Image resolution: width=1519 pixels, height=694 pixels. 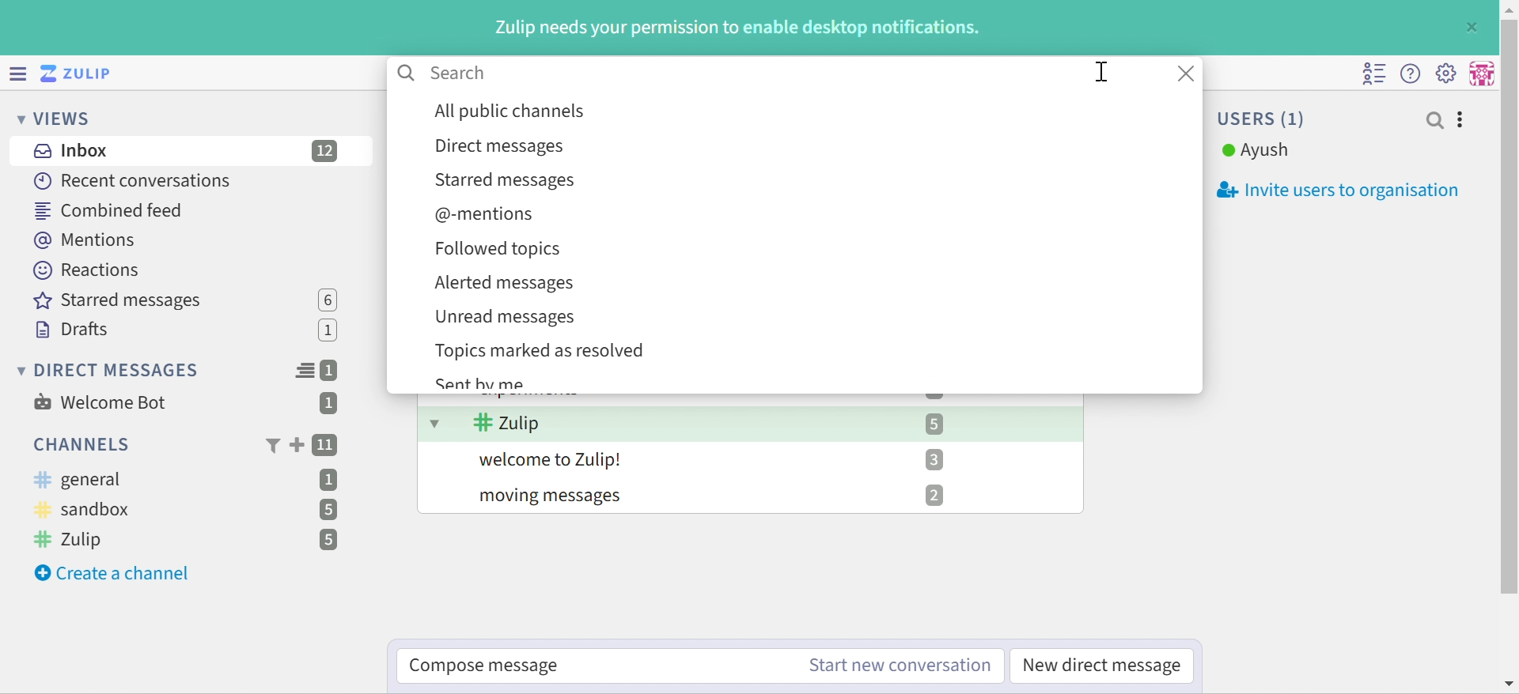 I want to click on Recent conversations, so click(x=134, y=180).